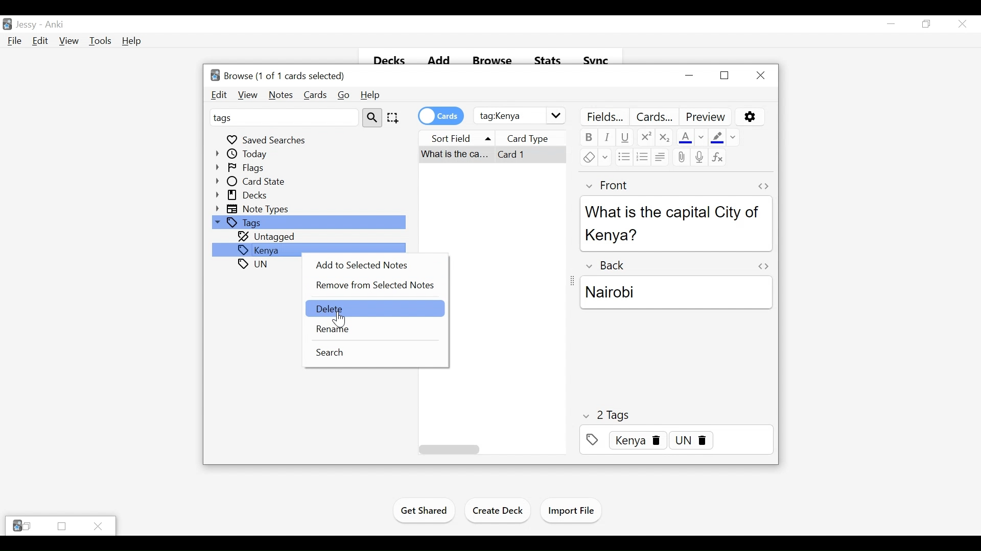  Describe the element at coordinates (68, 41) in the screenshot. I see `View` at that location.